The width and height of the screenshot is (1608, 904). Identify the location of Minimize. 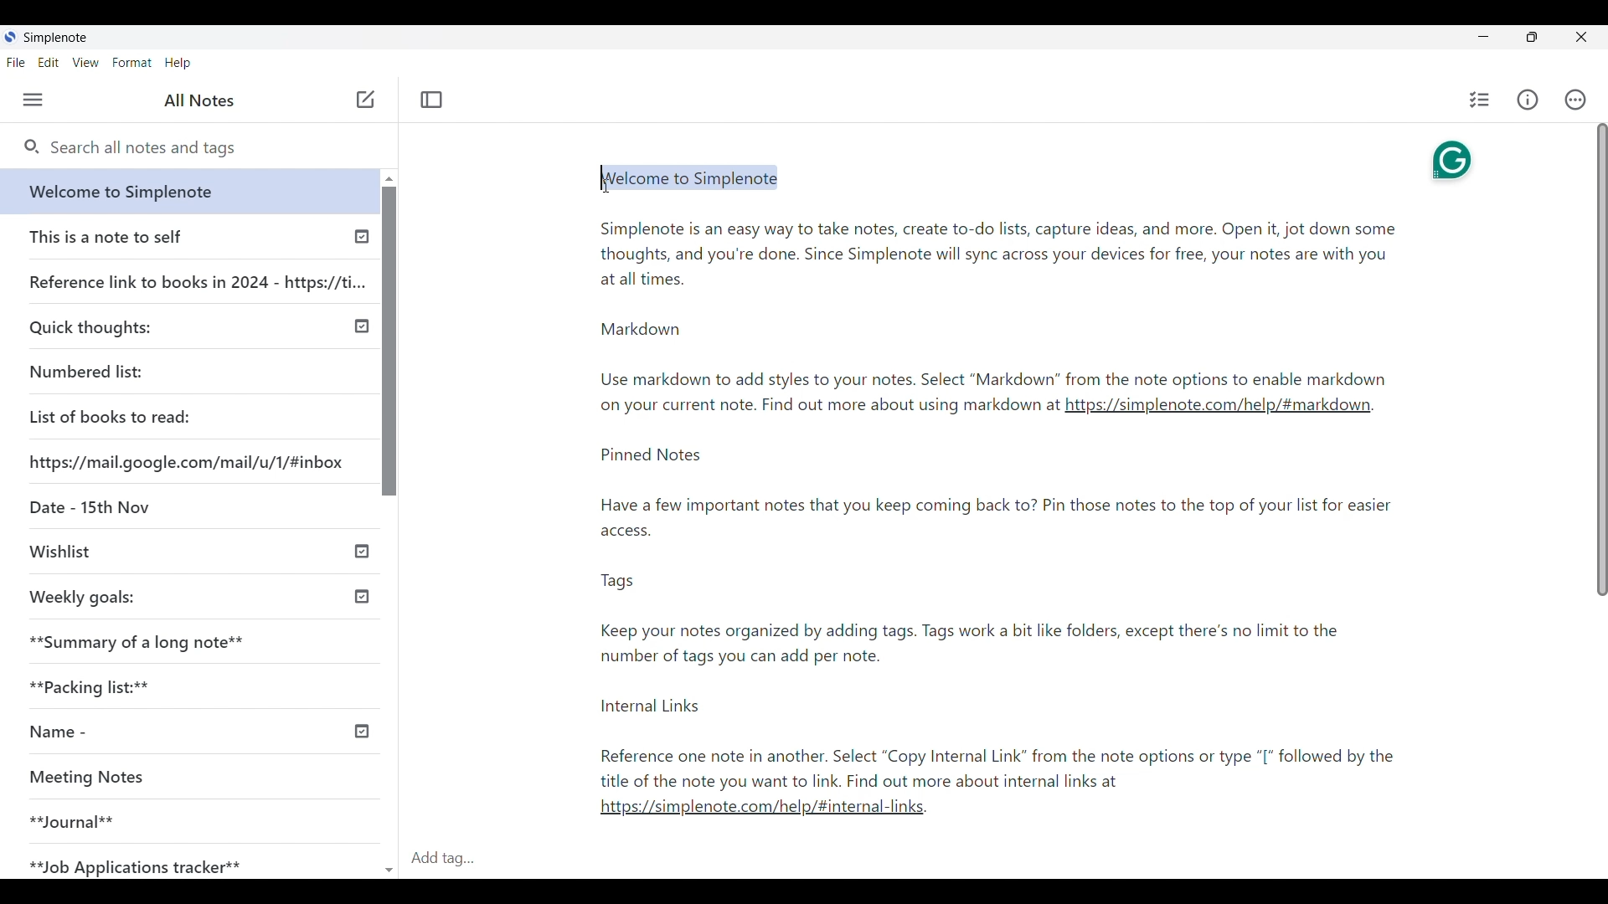
(1483, 37).